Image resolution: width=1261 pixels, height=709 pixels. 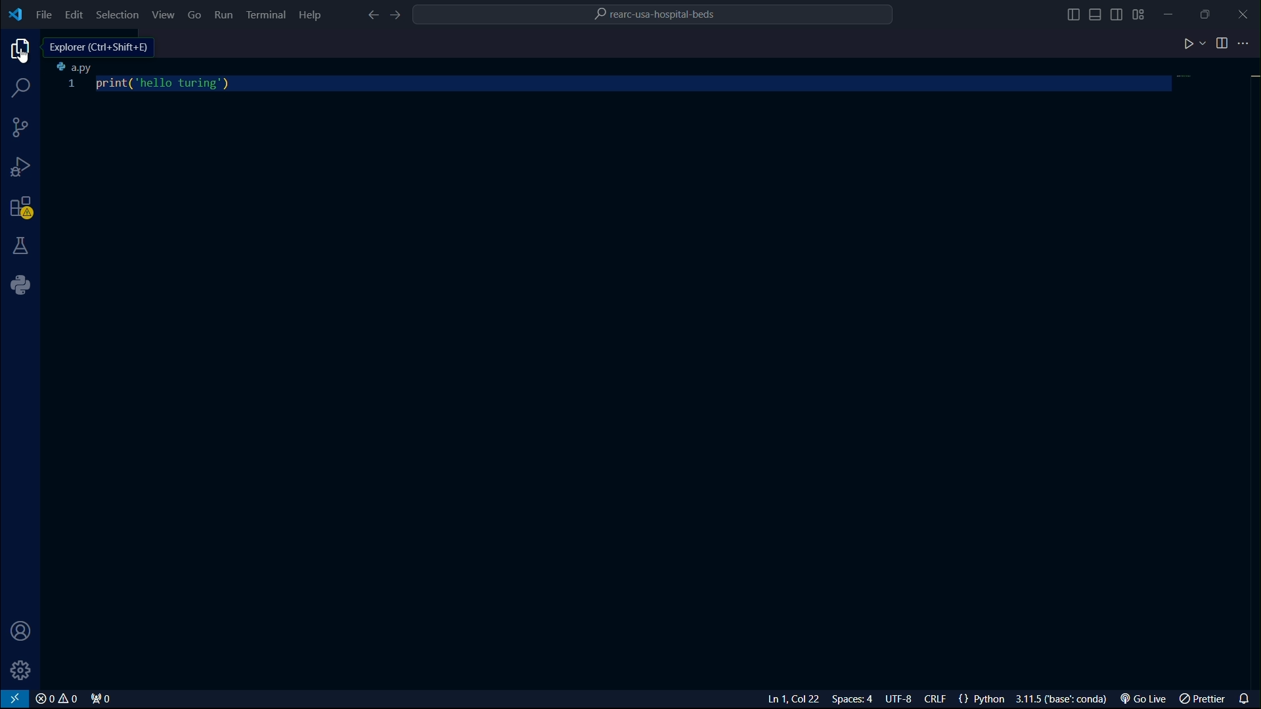 I want to click on run code, so click(x=1189, y=45).